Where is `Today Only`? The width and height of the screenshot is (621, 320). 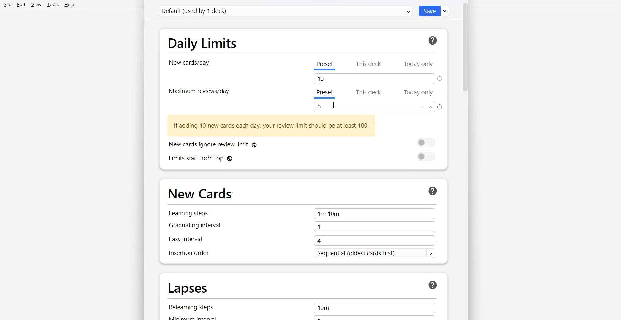 Today Only is located at coordinates (418, 65).